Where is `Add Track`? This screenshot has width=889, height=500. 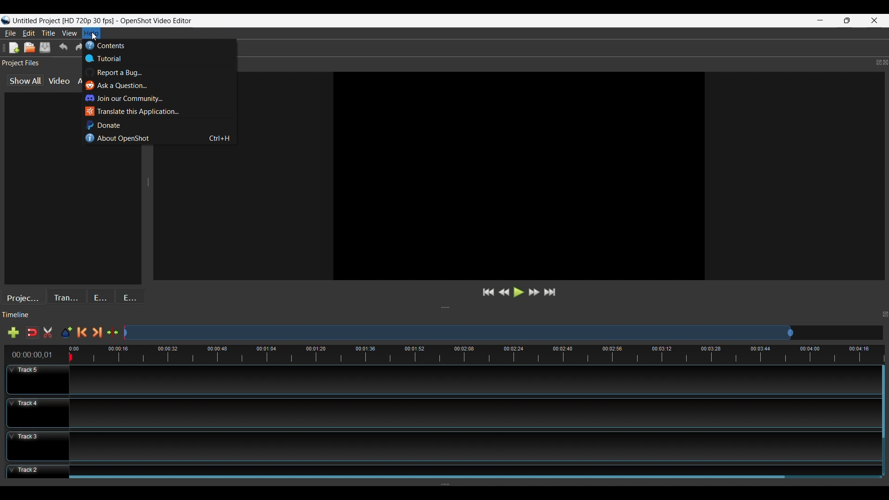
Add Track is located at coordinates (11, 332).